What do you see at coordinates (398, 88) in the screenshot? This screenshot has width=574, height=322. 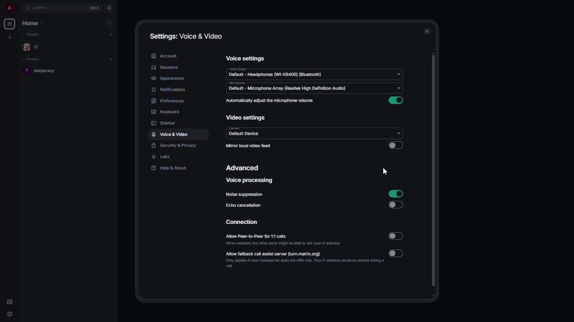 I see `drop down` at bounding box center [398, 88].